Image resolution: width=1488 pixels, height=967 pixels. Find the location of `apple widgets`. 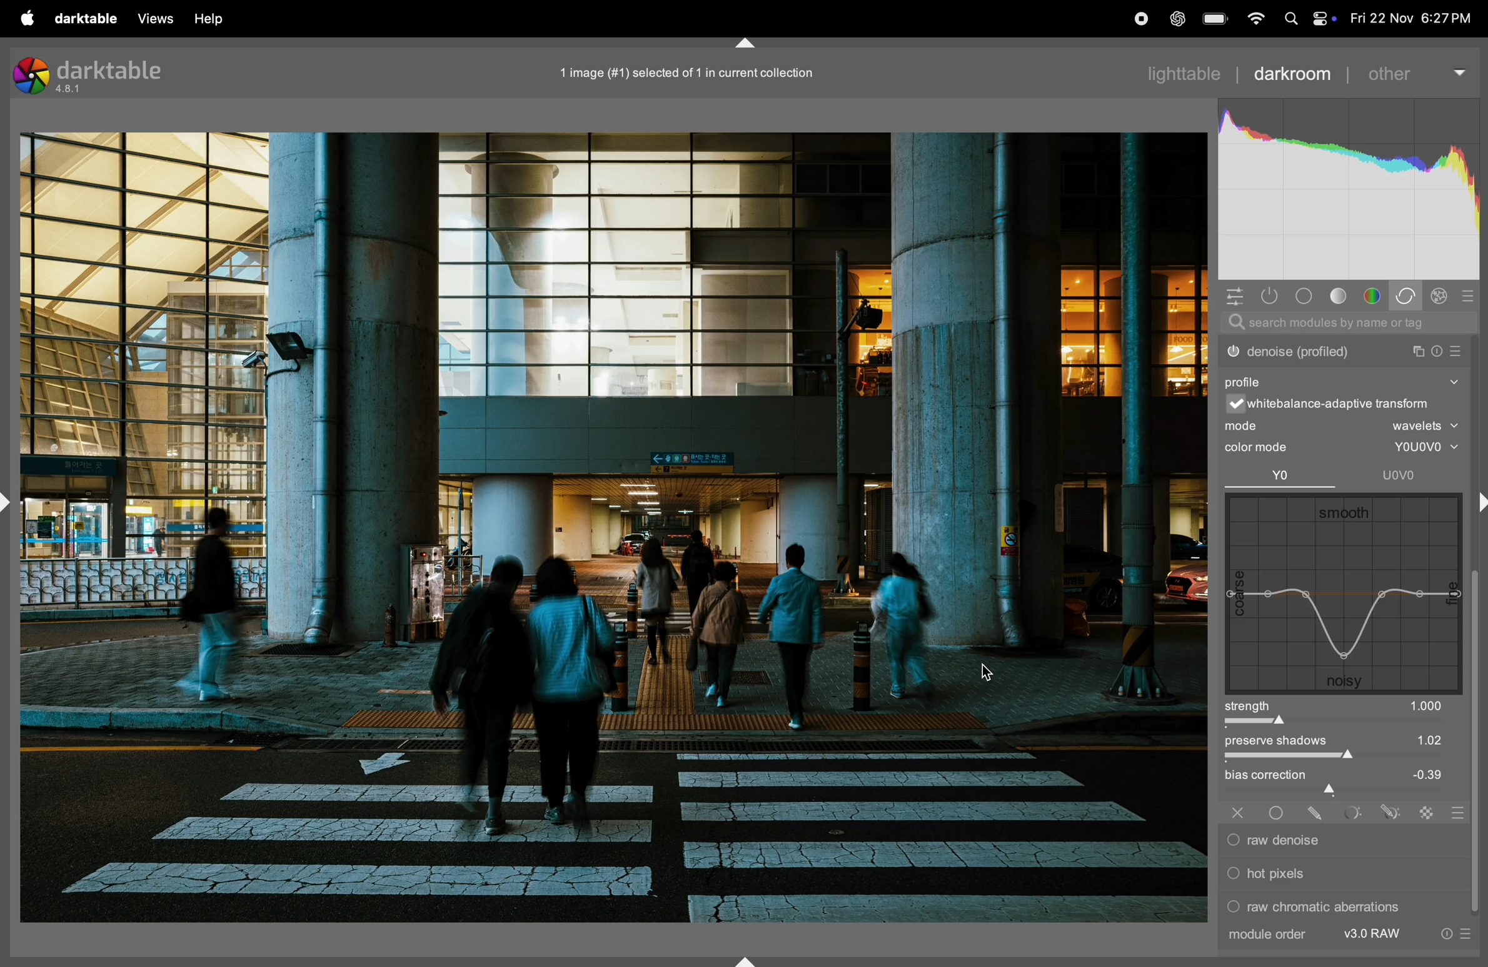

apple widgets is located at coordinates (1323, 19).